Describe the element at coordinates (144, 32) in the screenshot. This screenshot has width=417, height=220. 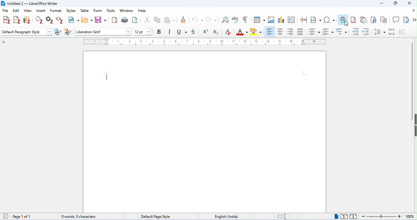
I see `font size` at that location.